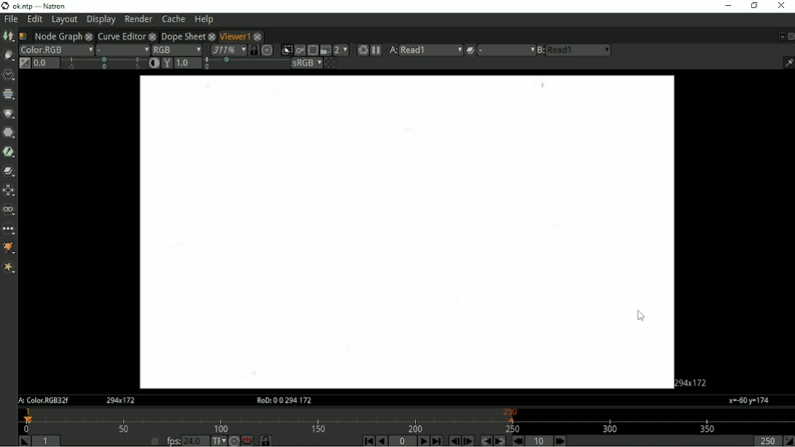 The width and height of the screenshot is (795, 447). I want to click on Render, so click(139, 19).